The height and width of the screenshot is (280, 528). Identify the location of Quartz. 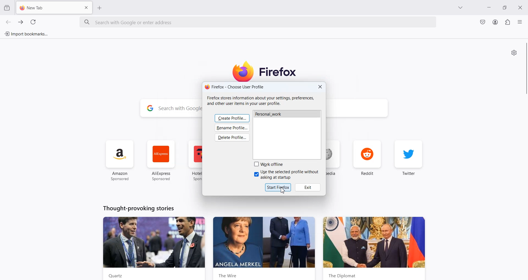
(155, 248).